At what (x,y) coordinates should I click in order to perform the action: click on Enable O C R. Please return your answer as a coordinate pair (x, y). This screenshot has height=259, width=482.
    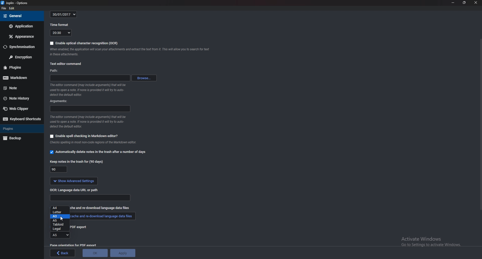
    Looking at the image, I should click on (83, 44).